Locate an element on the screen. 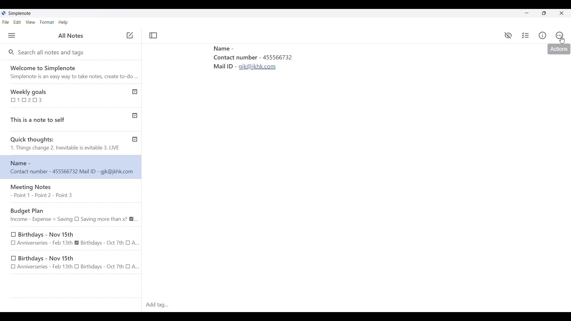 The width and height of the screenshot is (571, 321). Toggle focus mode is located at coordinates (154, 36).